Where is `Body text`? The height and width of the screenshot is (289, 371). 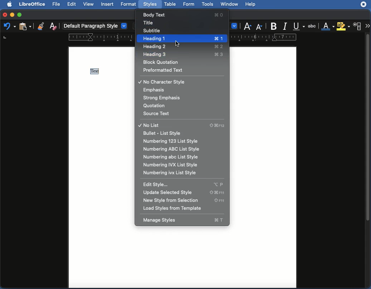
Body text is located at coordinates (185, 14).